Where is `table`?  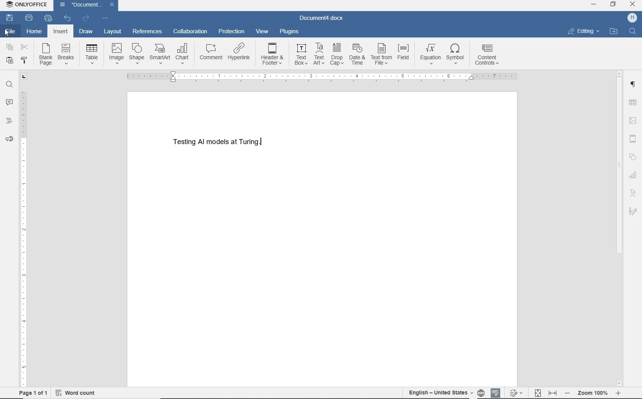 table is located at coordinates (92, 54).